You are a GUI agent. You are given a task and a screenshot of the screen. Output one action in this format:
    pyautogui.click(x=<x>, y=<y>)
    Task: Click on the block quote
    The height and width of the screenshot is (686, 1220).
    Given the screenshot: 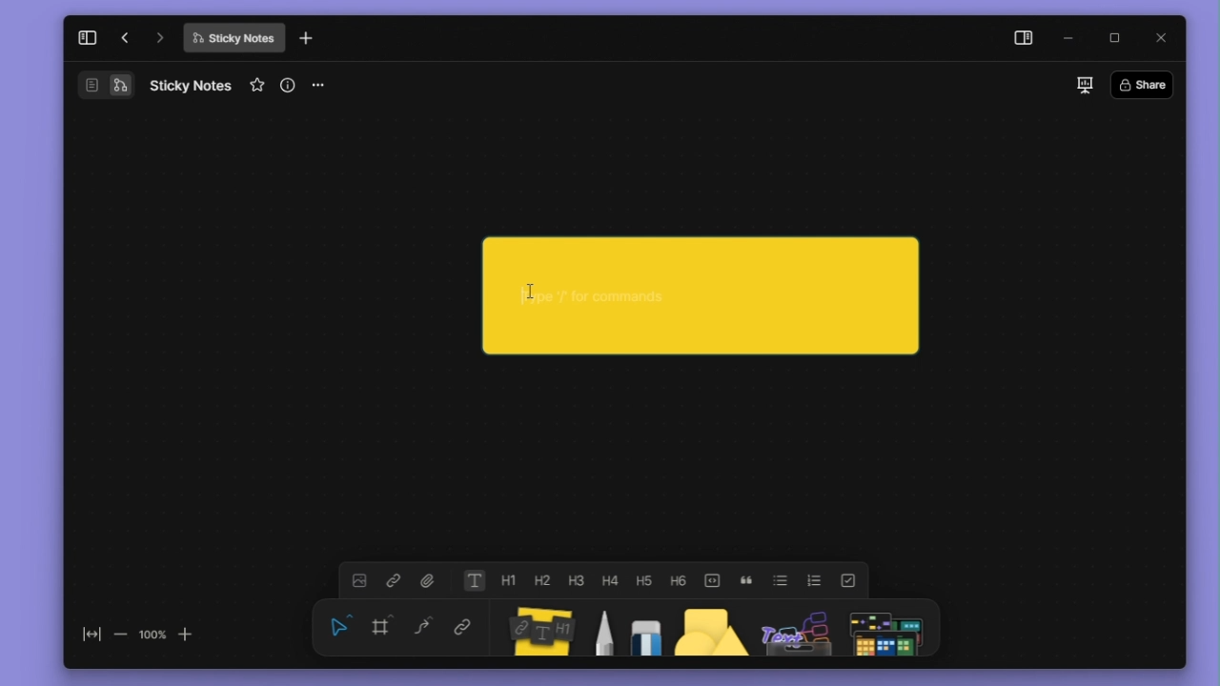 What is the action you would take?
    pyautogui.click(x=749, y=582)
    